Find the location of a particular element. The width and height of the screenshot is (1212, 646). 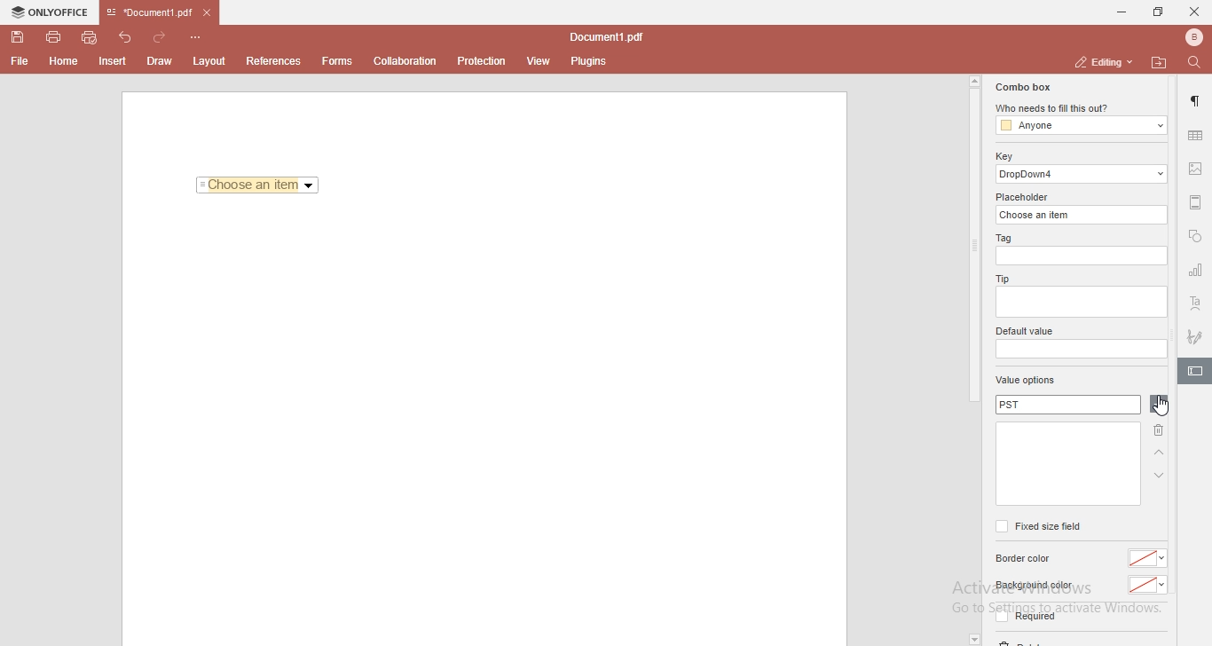

dropdown is located at coordinates (973, 639).